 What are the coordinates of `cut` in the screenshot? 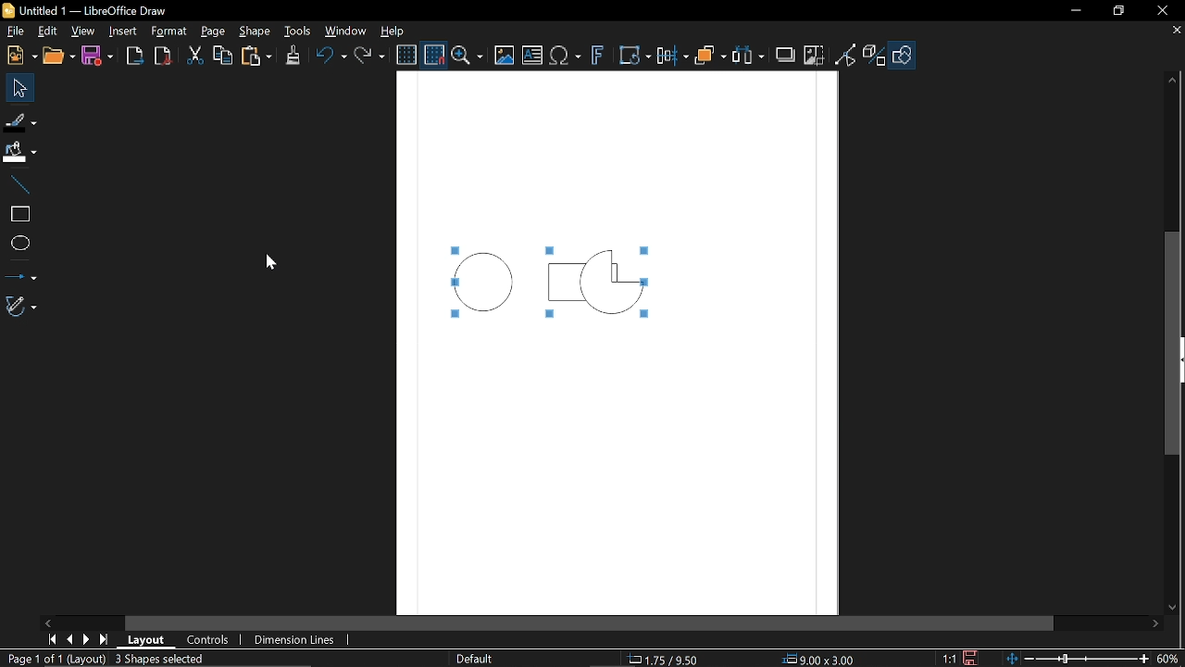 It's located at (194, 55).